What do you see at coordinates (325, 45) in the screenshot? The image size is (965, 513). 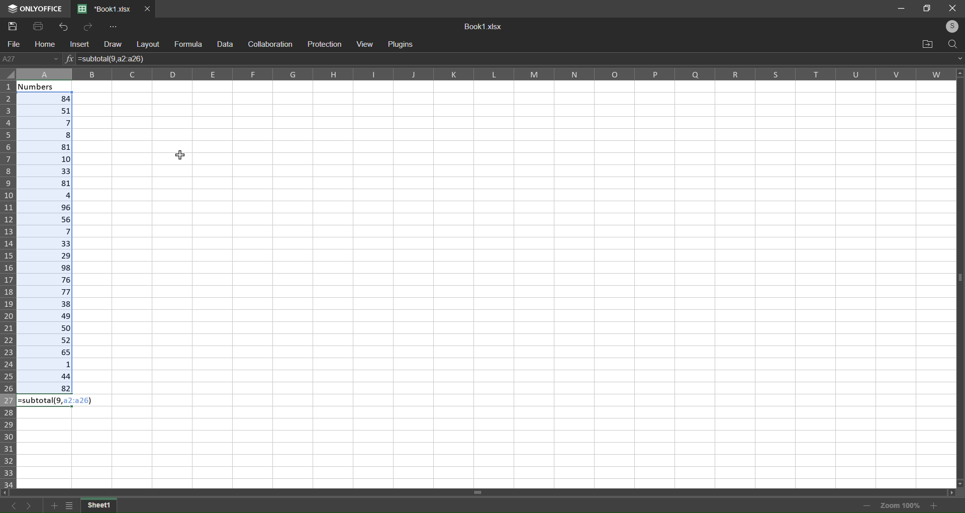 I see `protection` at bounding box center [325, 45].